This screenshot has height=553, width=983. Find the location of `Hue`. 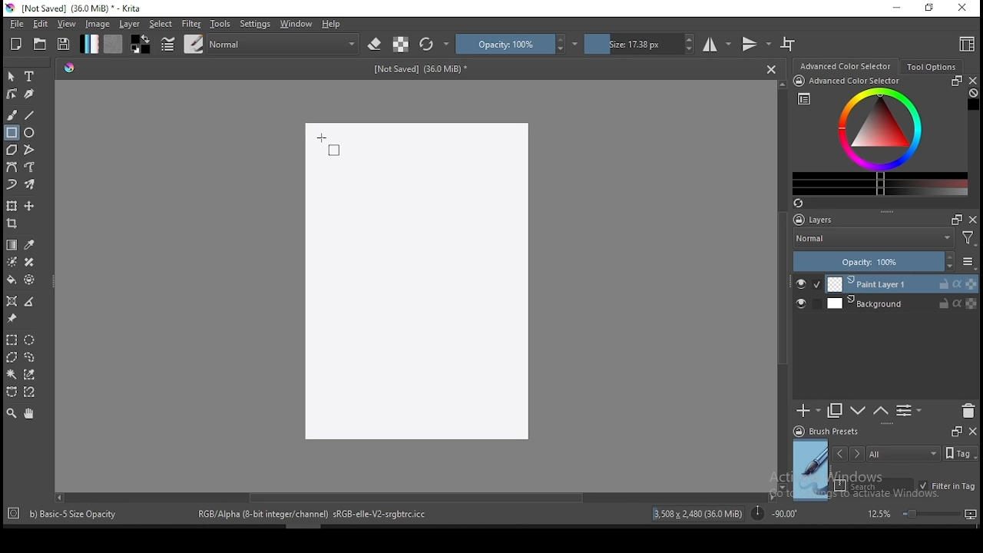

Hue is located at coordinates (69, 68).